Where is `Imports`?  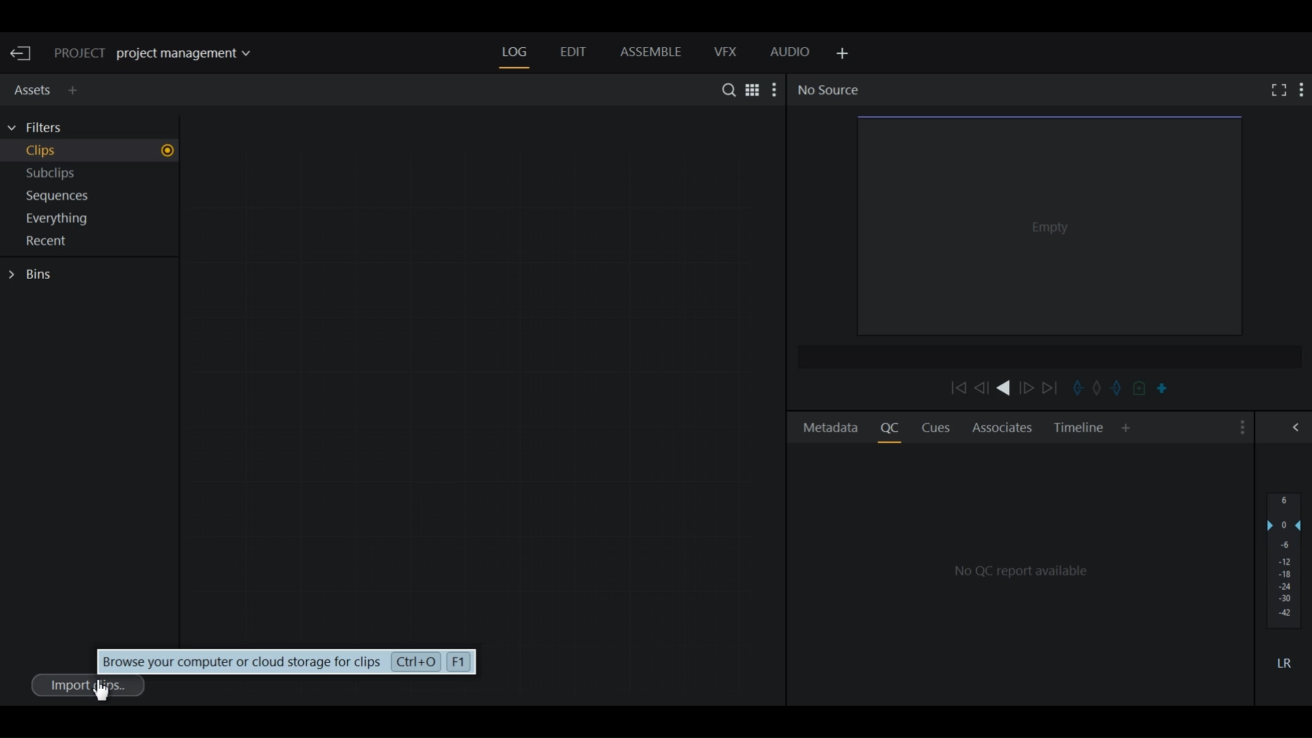
Imports is located at coordinates (87, 687).